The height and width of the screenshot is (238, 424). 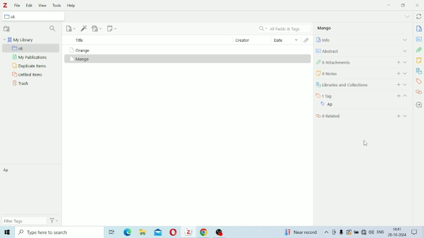 I want to click on Notes, so click(x=362, y=73).